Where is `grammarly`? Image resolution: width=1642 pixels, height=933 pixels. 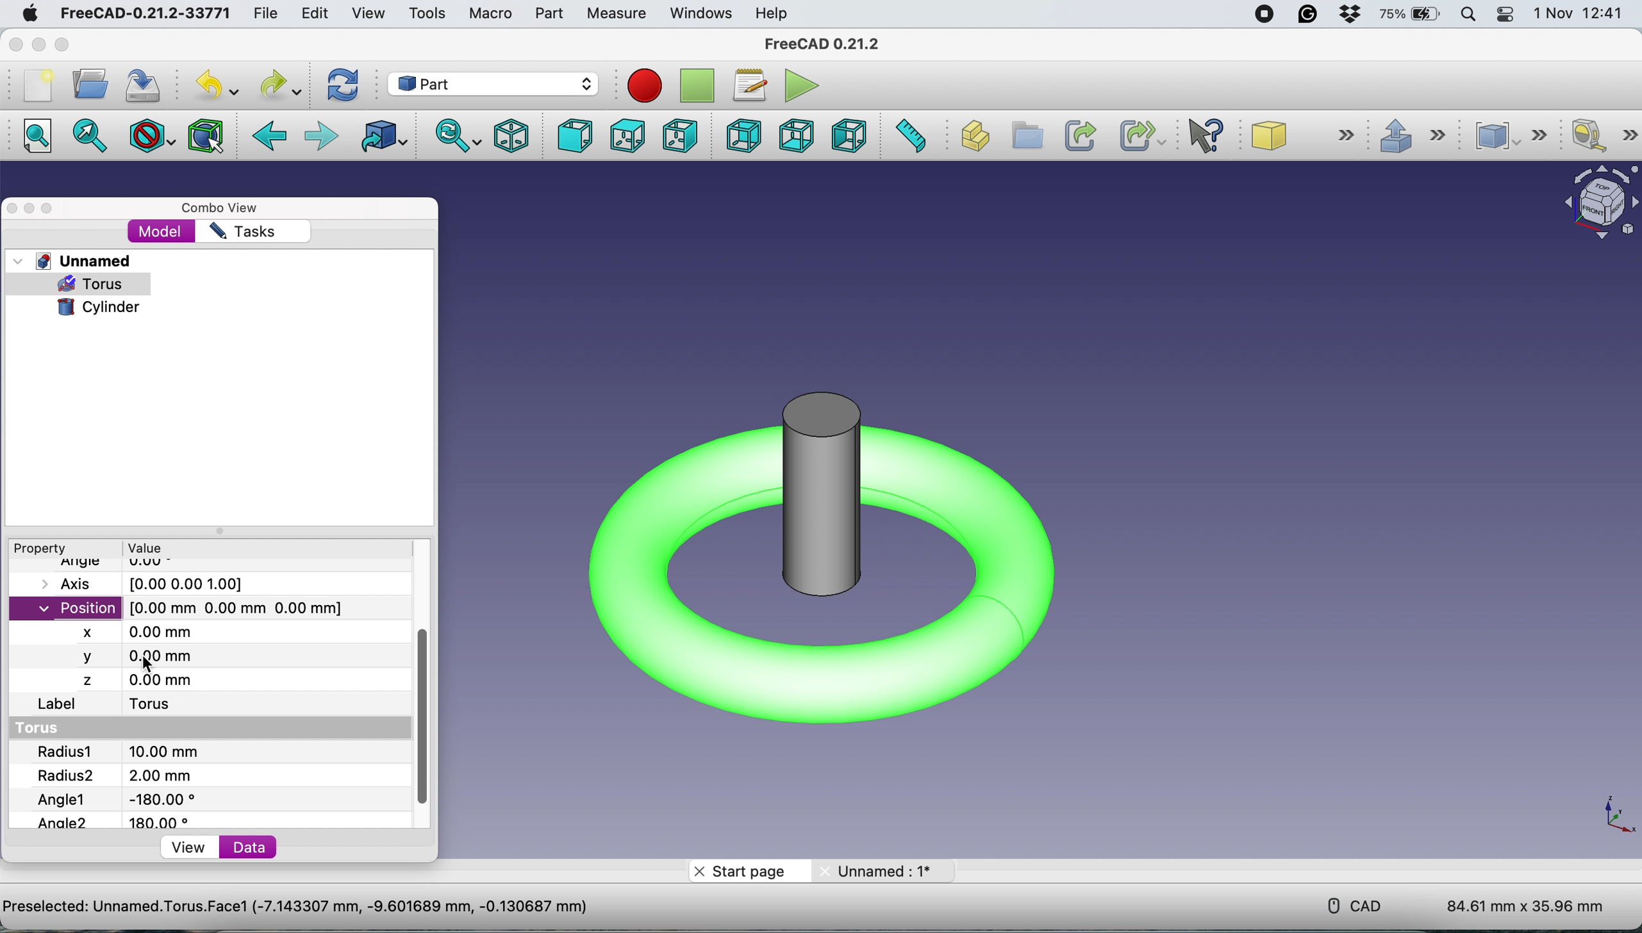
grammarly is located at coordinates (1310, 17).